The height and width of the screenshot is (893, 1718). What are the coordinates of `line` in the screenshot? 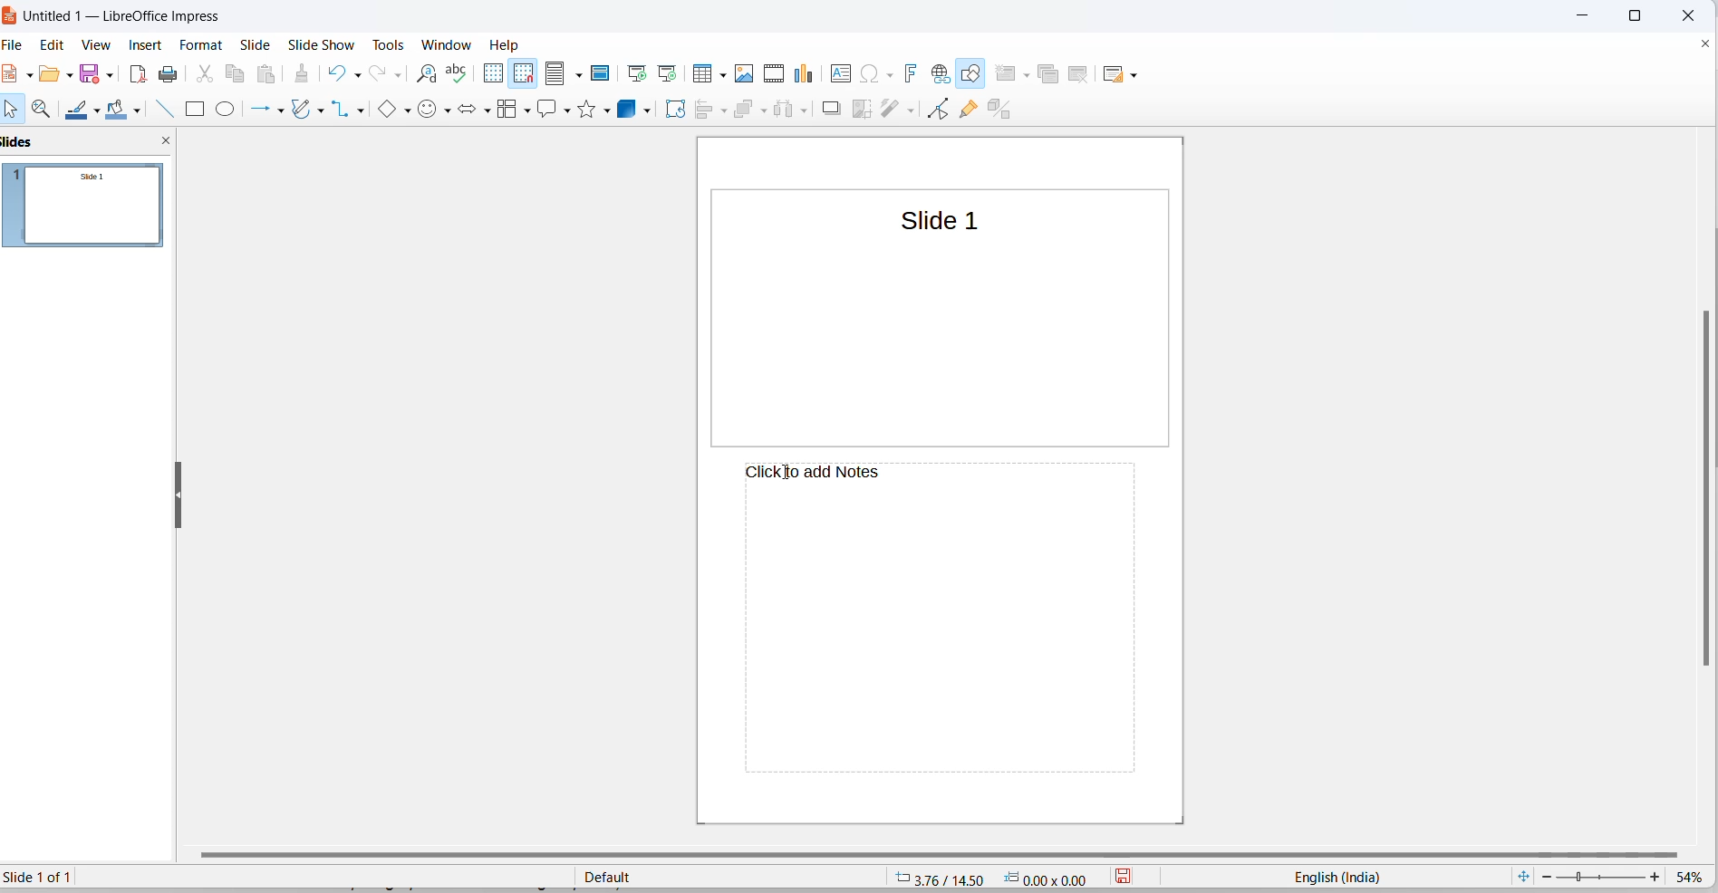 It's located at (163, 110).